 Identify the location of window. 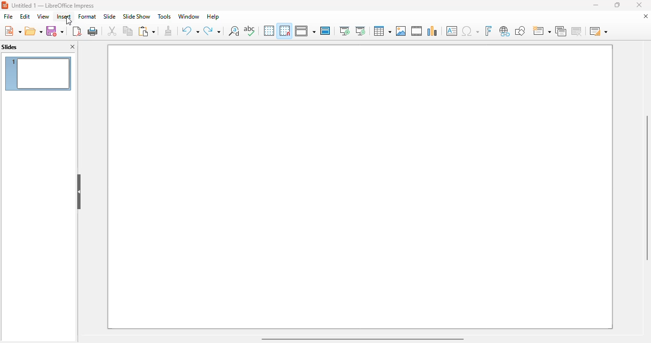
(188, 16).